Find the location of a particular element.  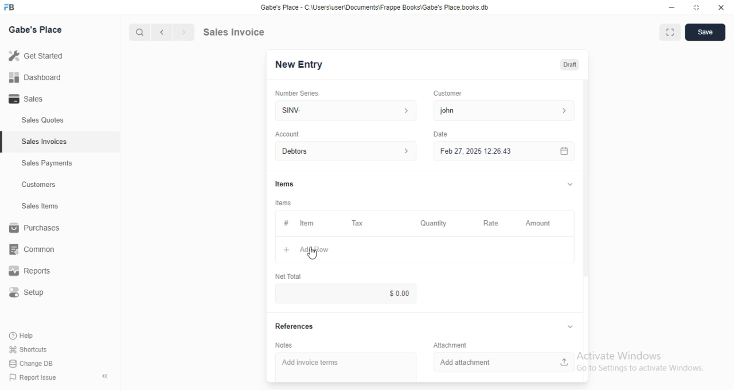

Report Issue is located at coordinates (35, 379).